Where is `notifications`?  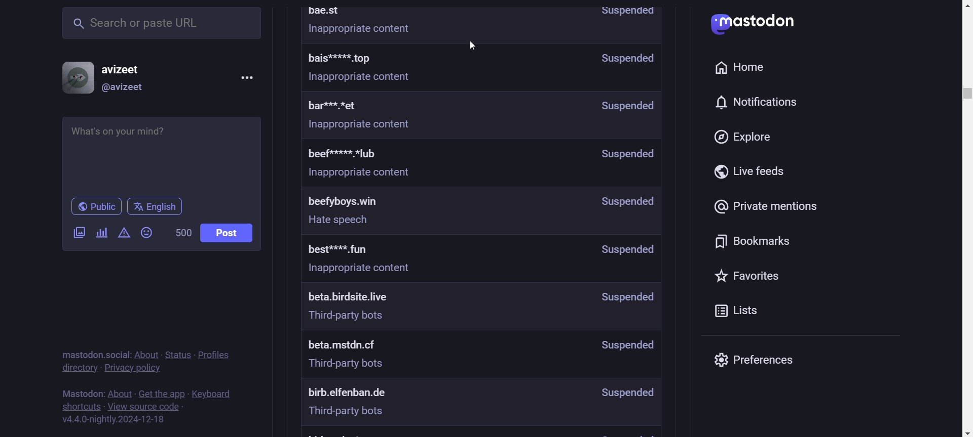 notifications is located at coordinates (760, 102).